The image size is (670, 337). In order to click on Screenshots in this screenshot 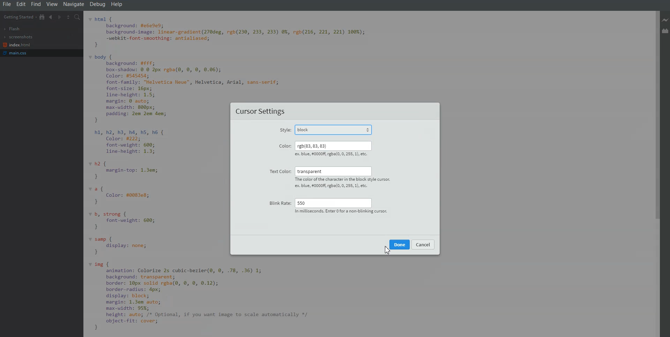, I will do `click(18, 37)`.